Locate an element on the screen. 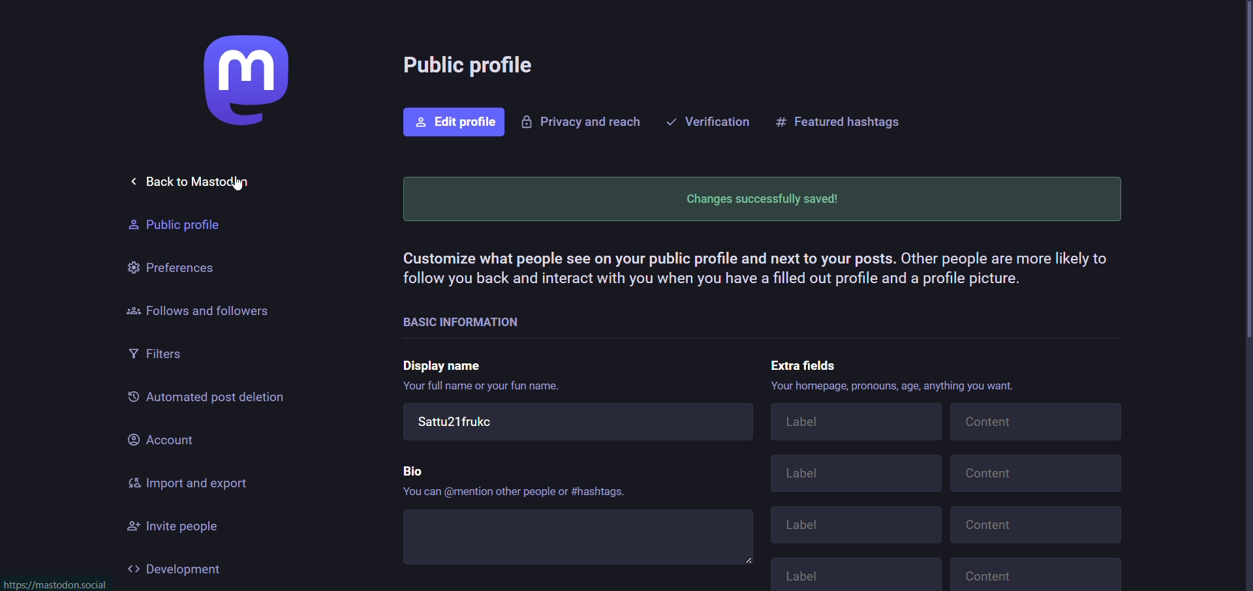  Label is located at coordinates (859, 572).